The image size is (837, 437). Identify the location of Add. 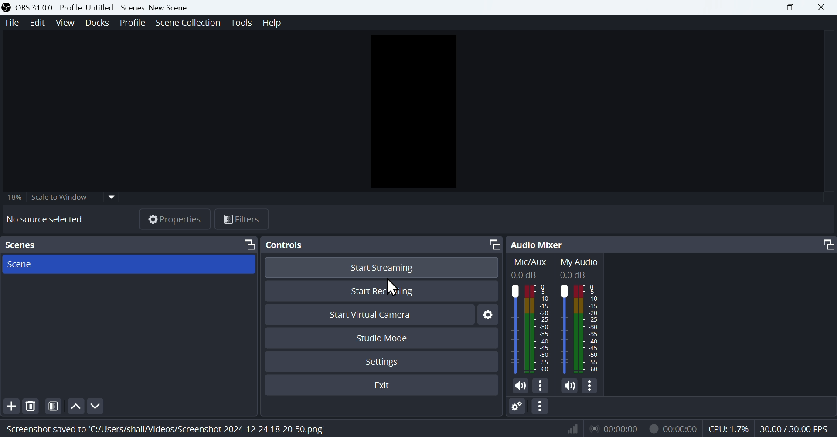
(10, 405).